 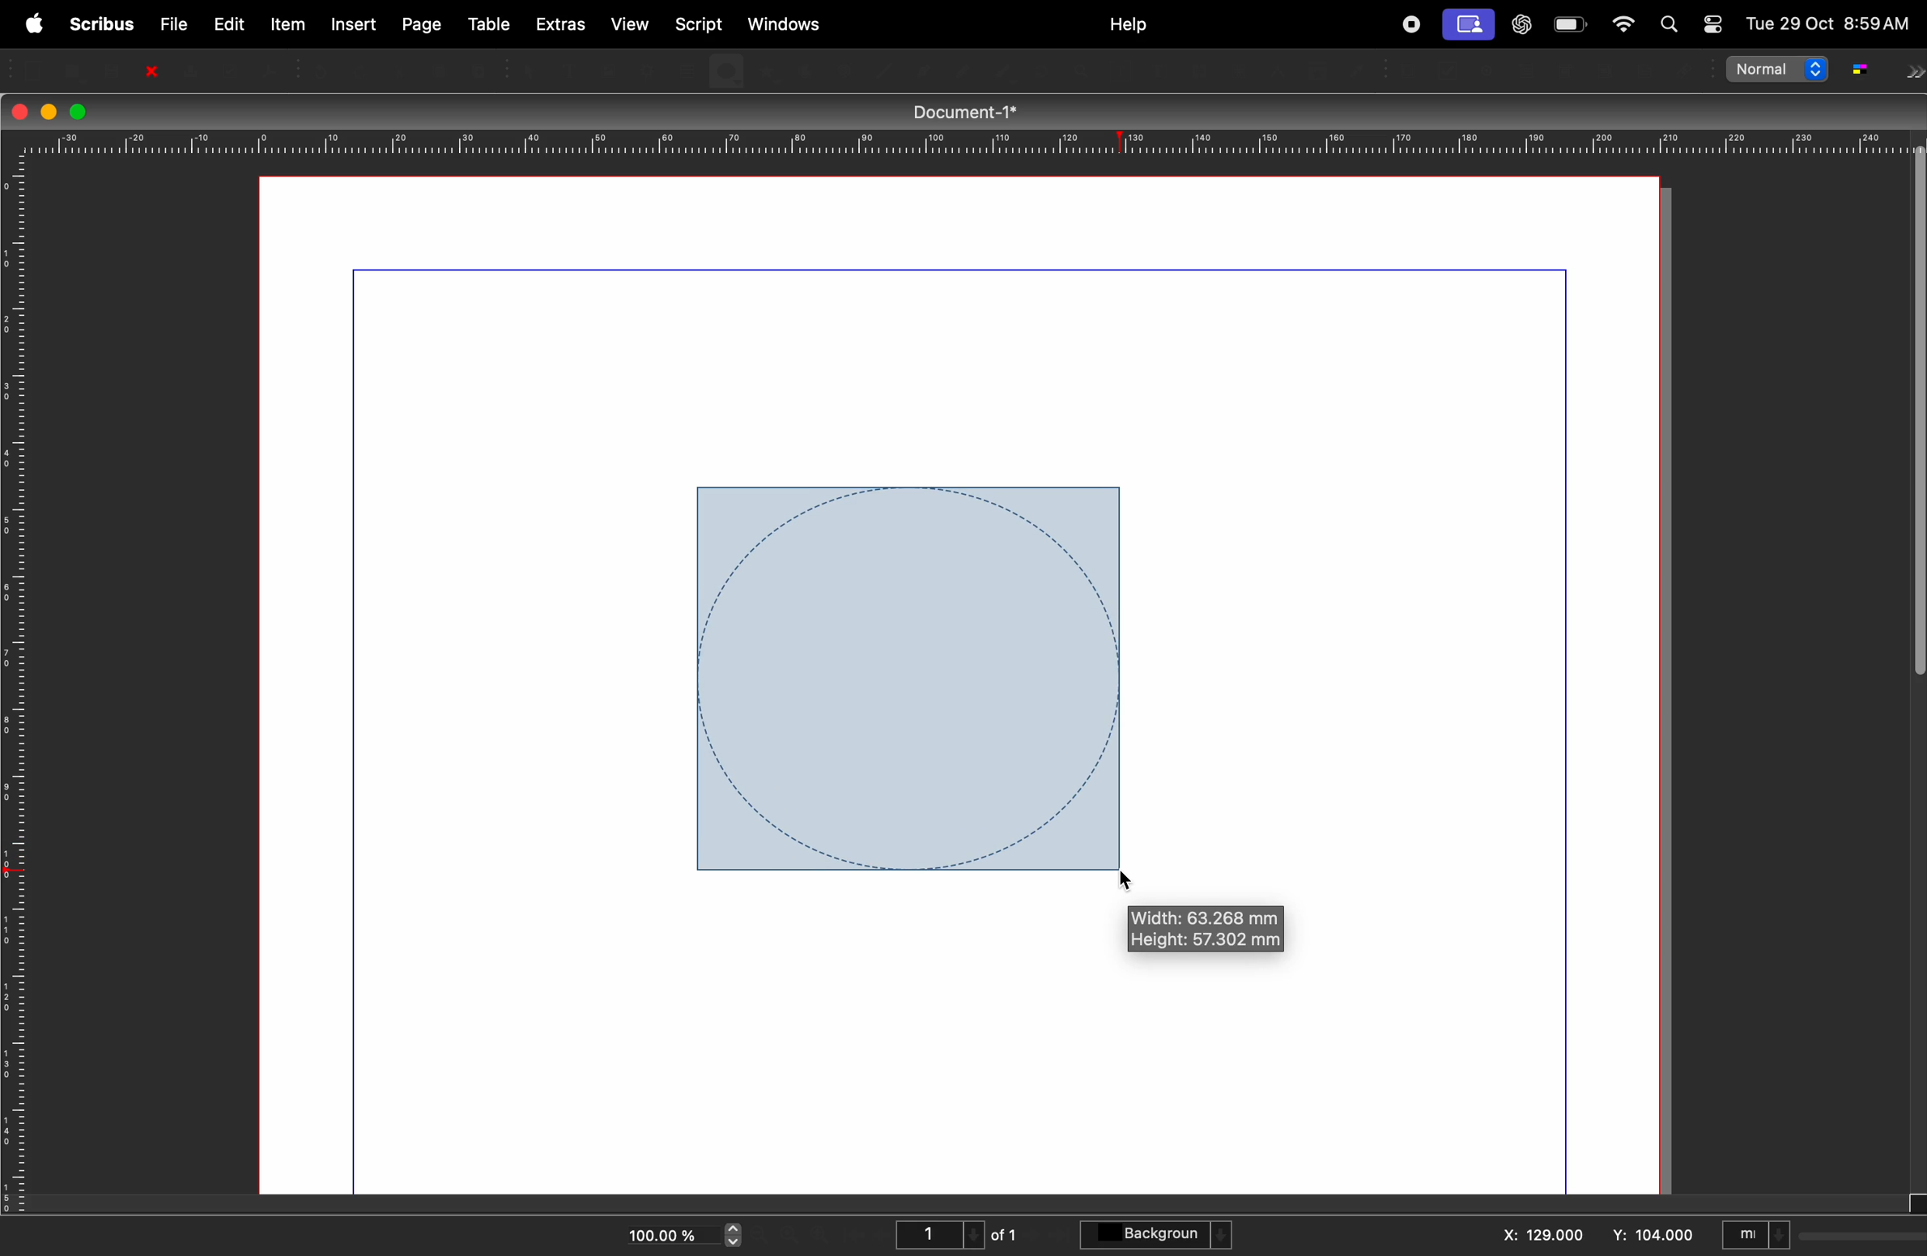 What do you see at coordinates (1006, 70) in the screenshot?
I see `freehand line` at bounding box center [1006, 70].